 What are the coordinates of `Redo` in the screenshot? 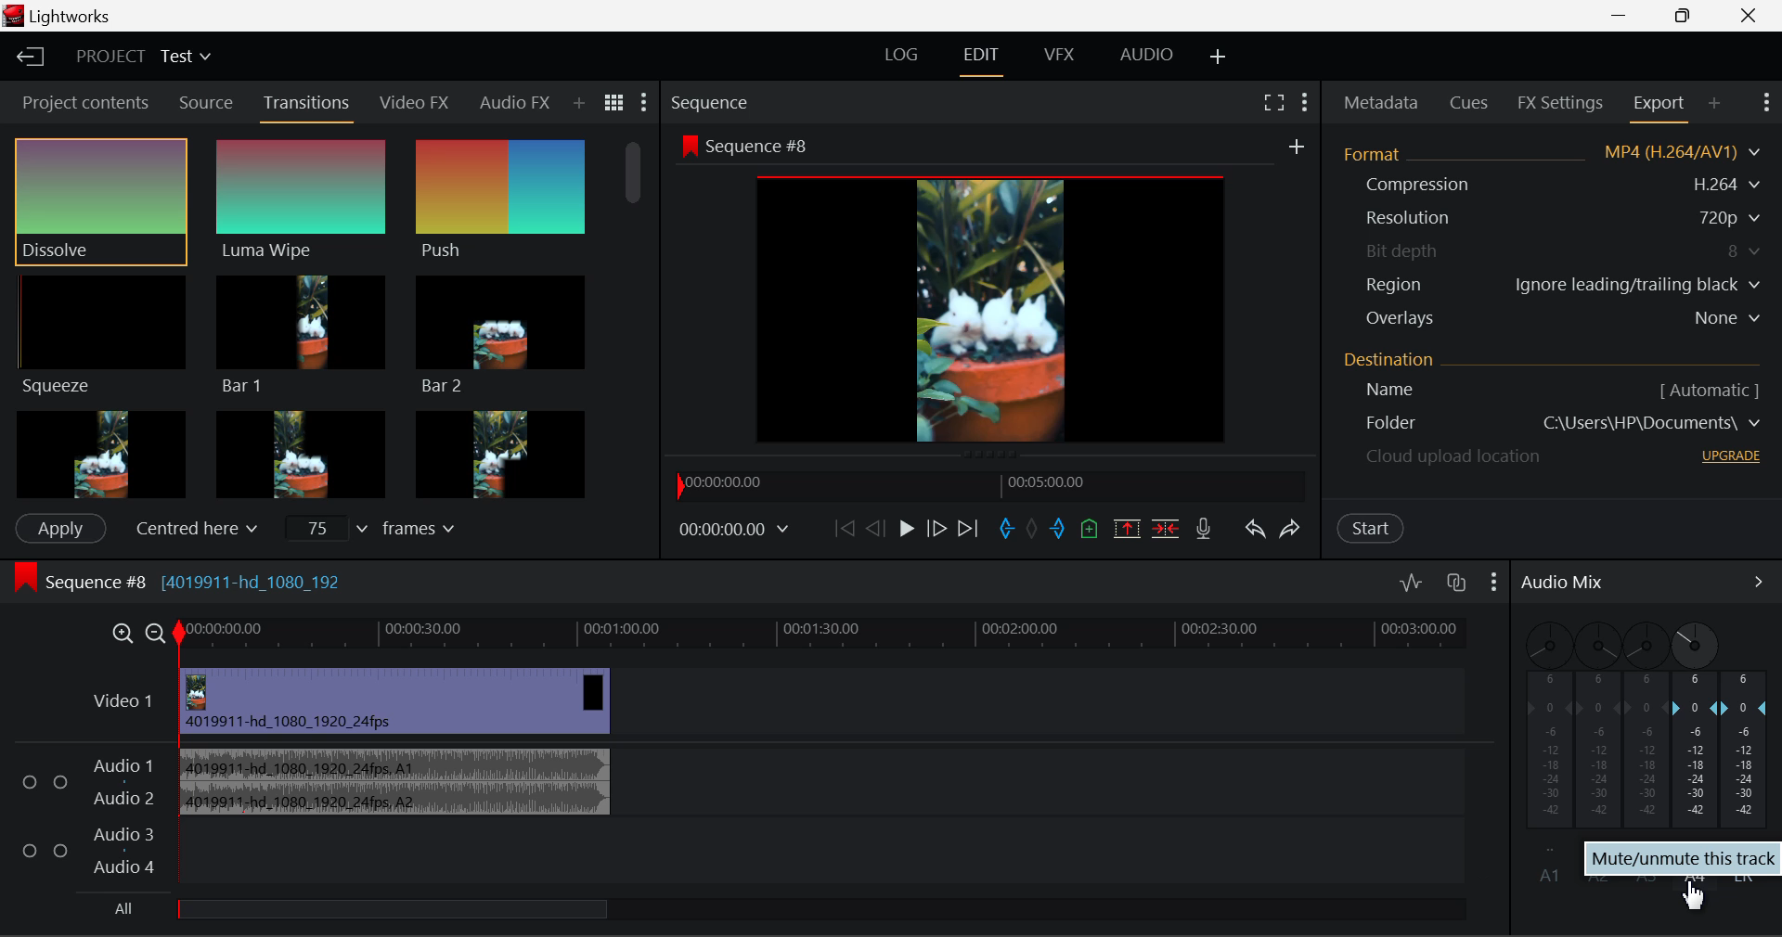 It's located at (1291, 529).